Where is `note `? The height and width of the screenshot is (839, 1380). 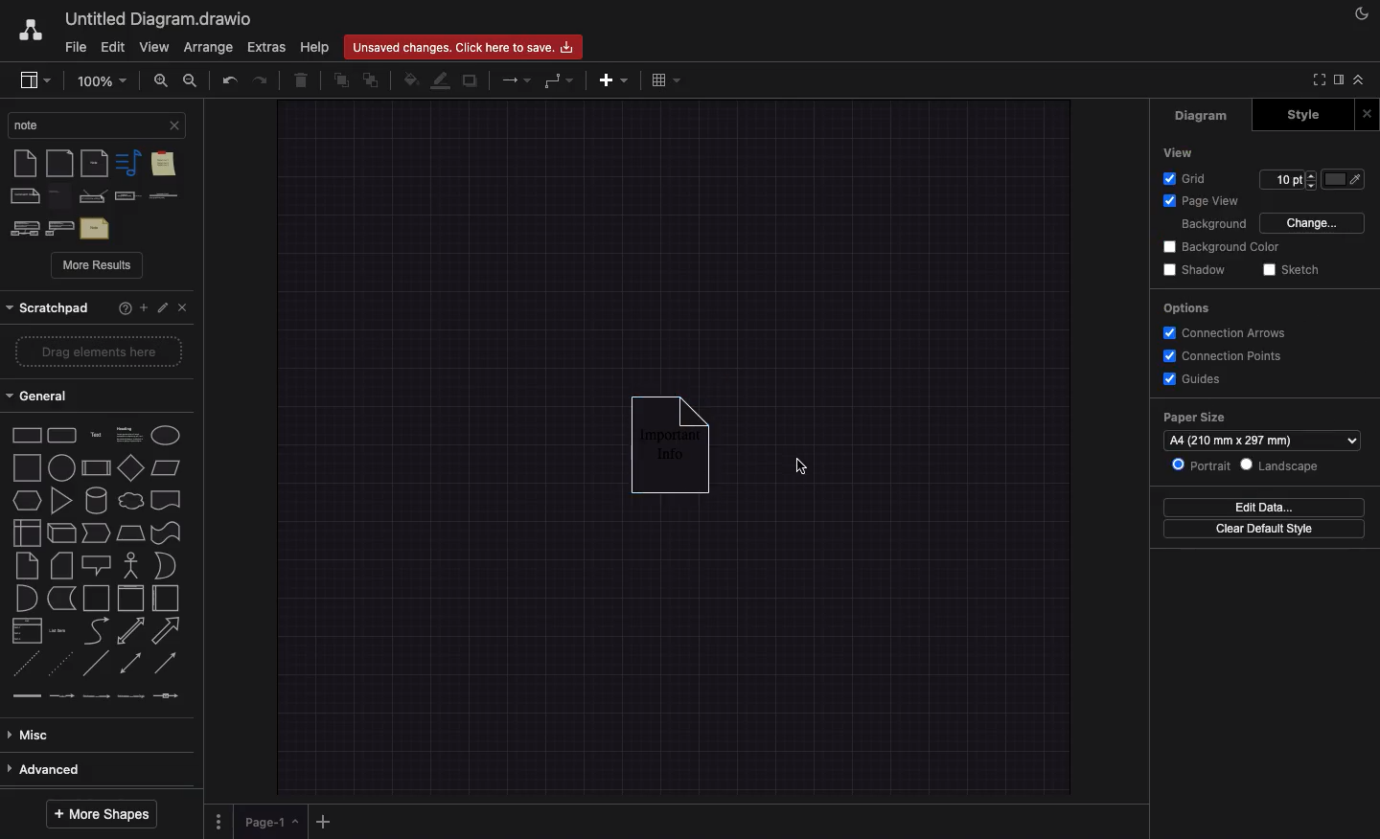 note  is located at coordinates (23, 164).